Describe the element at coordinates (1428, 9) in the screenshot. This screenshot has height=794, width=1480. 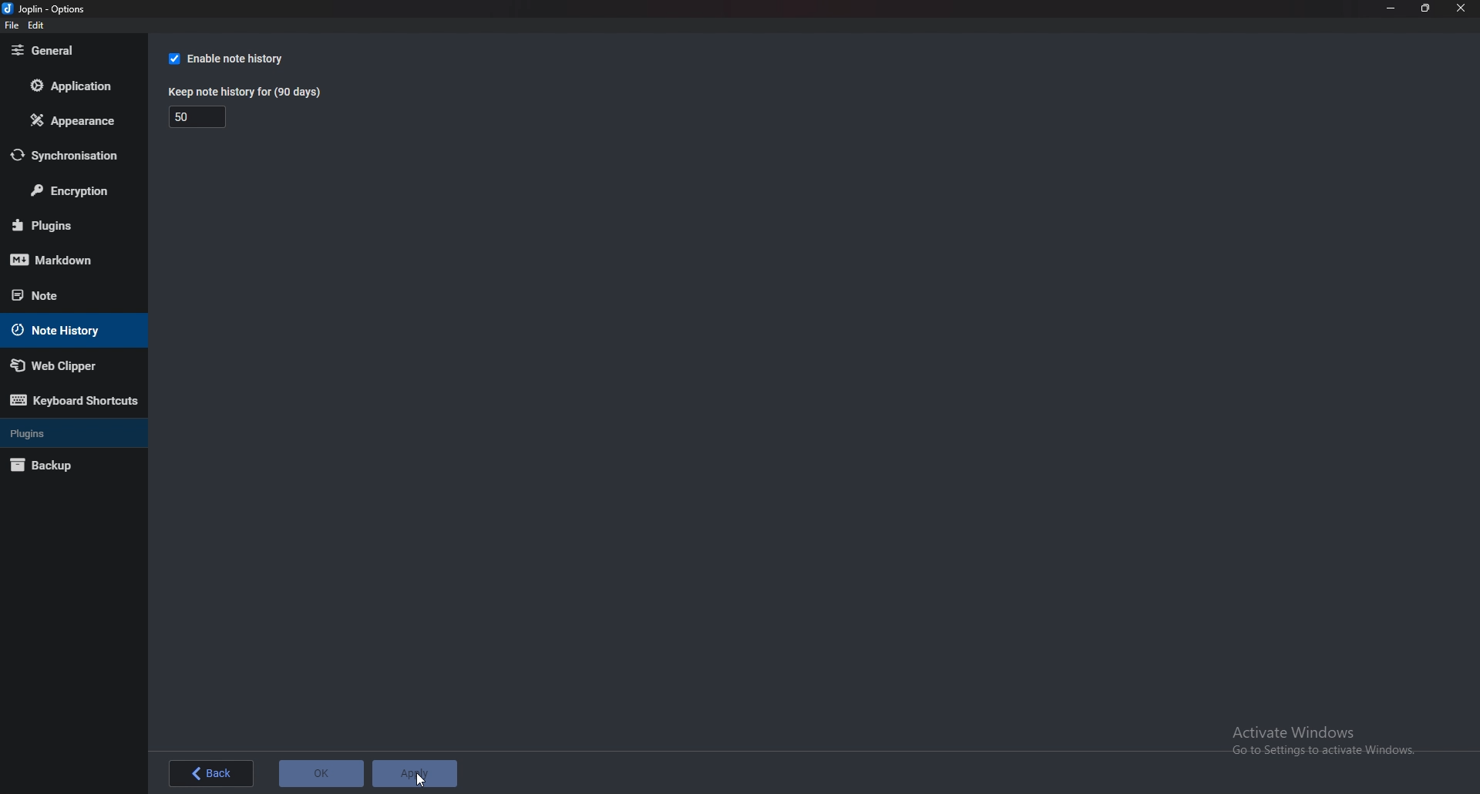
I see `Resize` at that location.